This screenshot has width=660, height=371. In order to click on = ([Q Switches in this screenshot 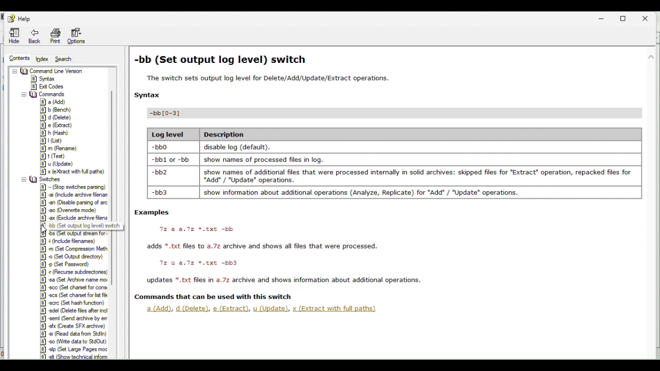, I will do `click(44, 179)`.